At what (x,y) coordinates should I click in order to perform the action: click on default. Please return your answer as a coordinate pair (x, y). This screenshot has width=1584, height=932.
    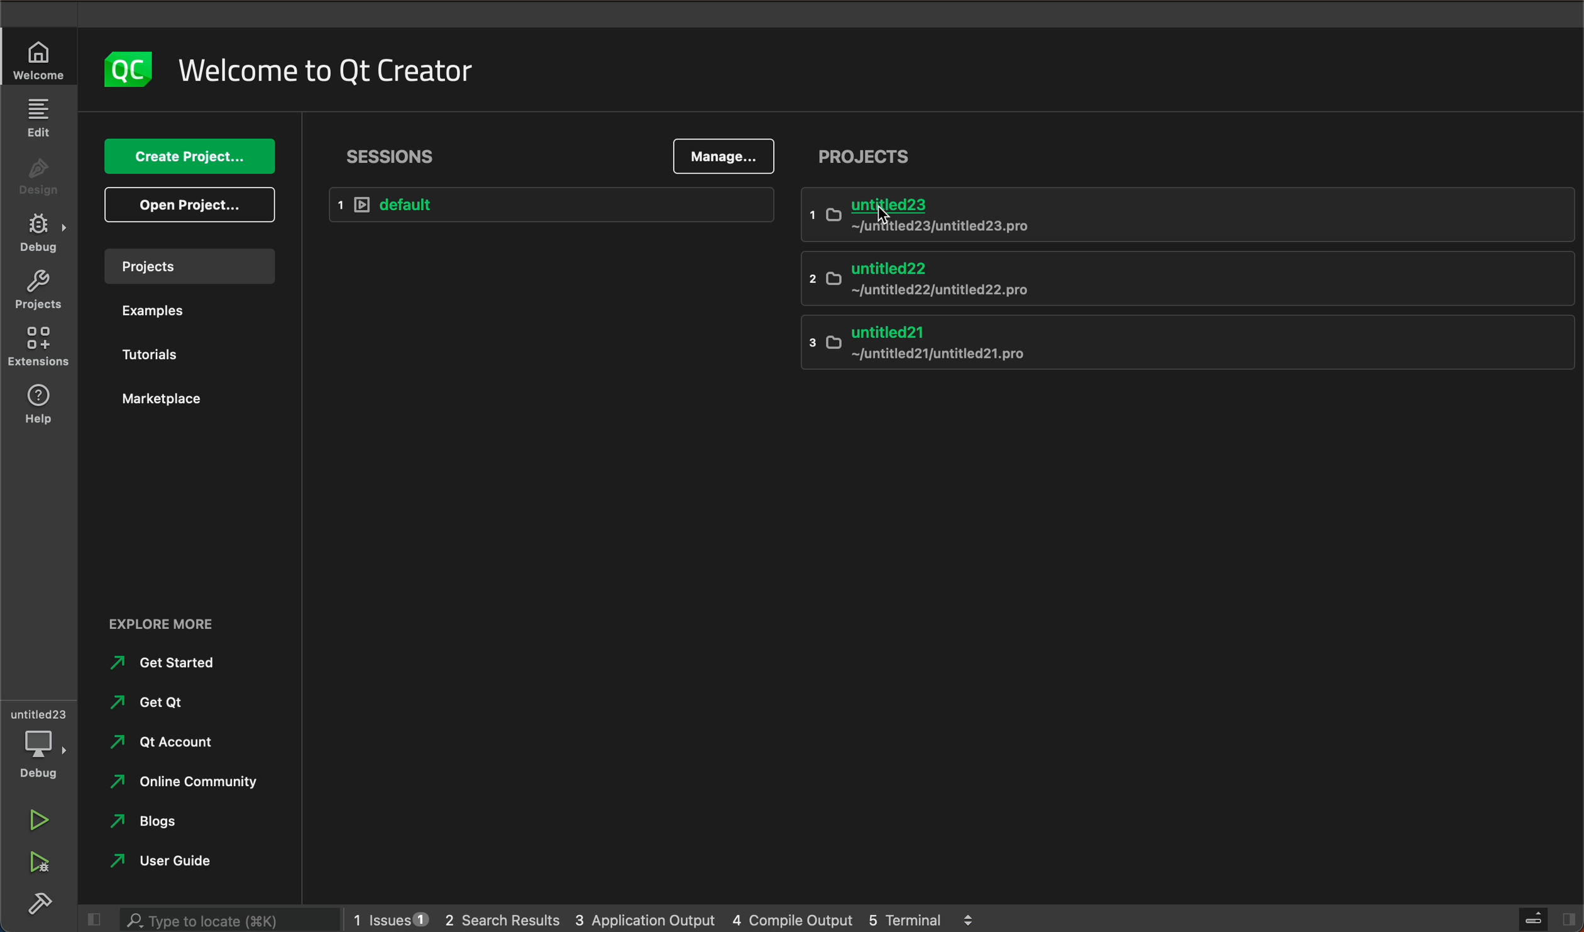
    Looking at the image, I should click on (553, 203).